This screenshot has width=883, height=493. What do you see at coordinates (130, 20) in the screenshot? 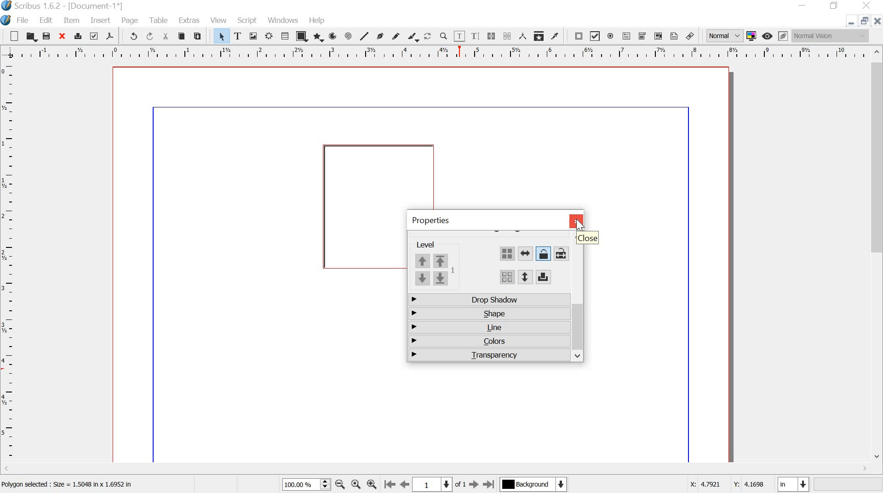
I see `page` at bounding box center [130, 20].